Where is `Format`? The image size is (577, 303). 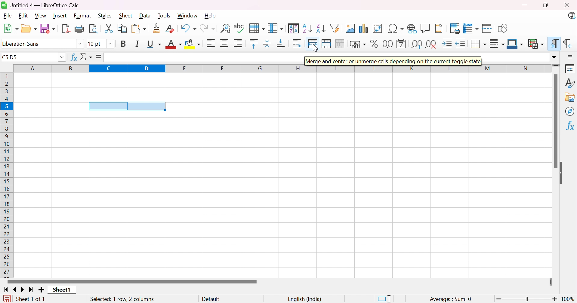 Format is located at coordinates (83, 15).